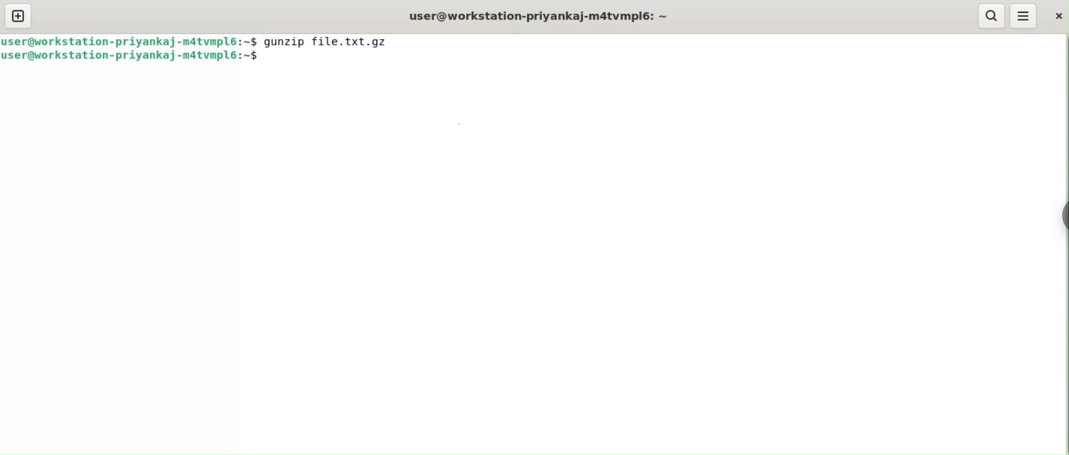  Describe the element at coordinates (262, 61) in the screenshot. I see `cursor` at that location.